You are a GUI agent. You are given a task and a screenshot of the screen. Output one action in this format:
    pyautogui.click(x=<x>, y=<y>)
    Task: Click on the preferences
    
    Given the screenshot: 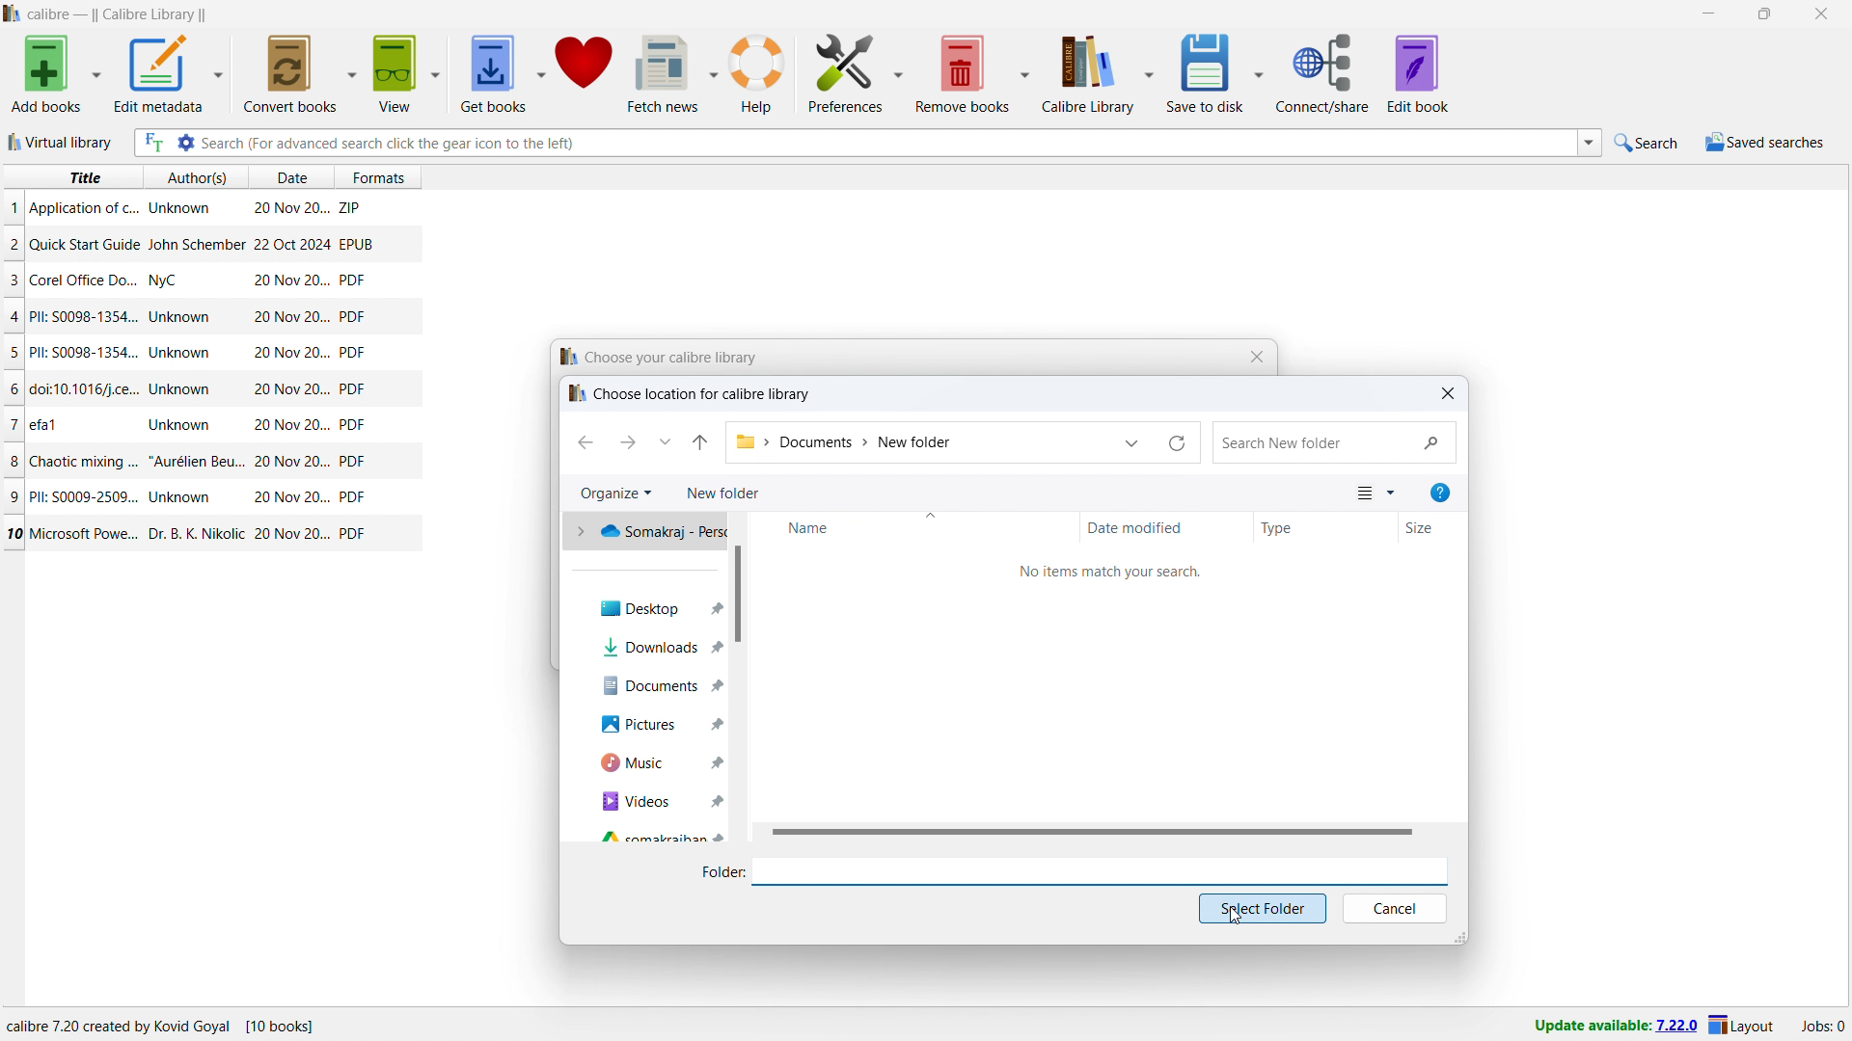 What is the action you would take?
    pyautogui.click(x=847, y=71)
    